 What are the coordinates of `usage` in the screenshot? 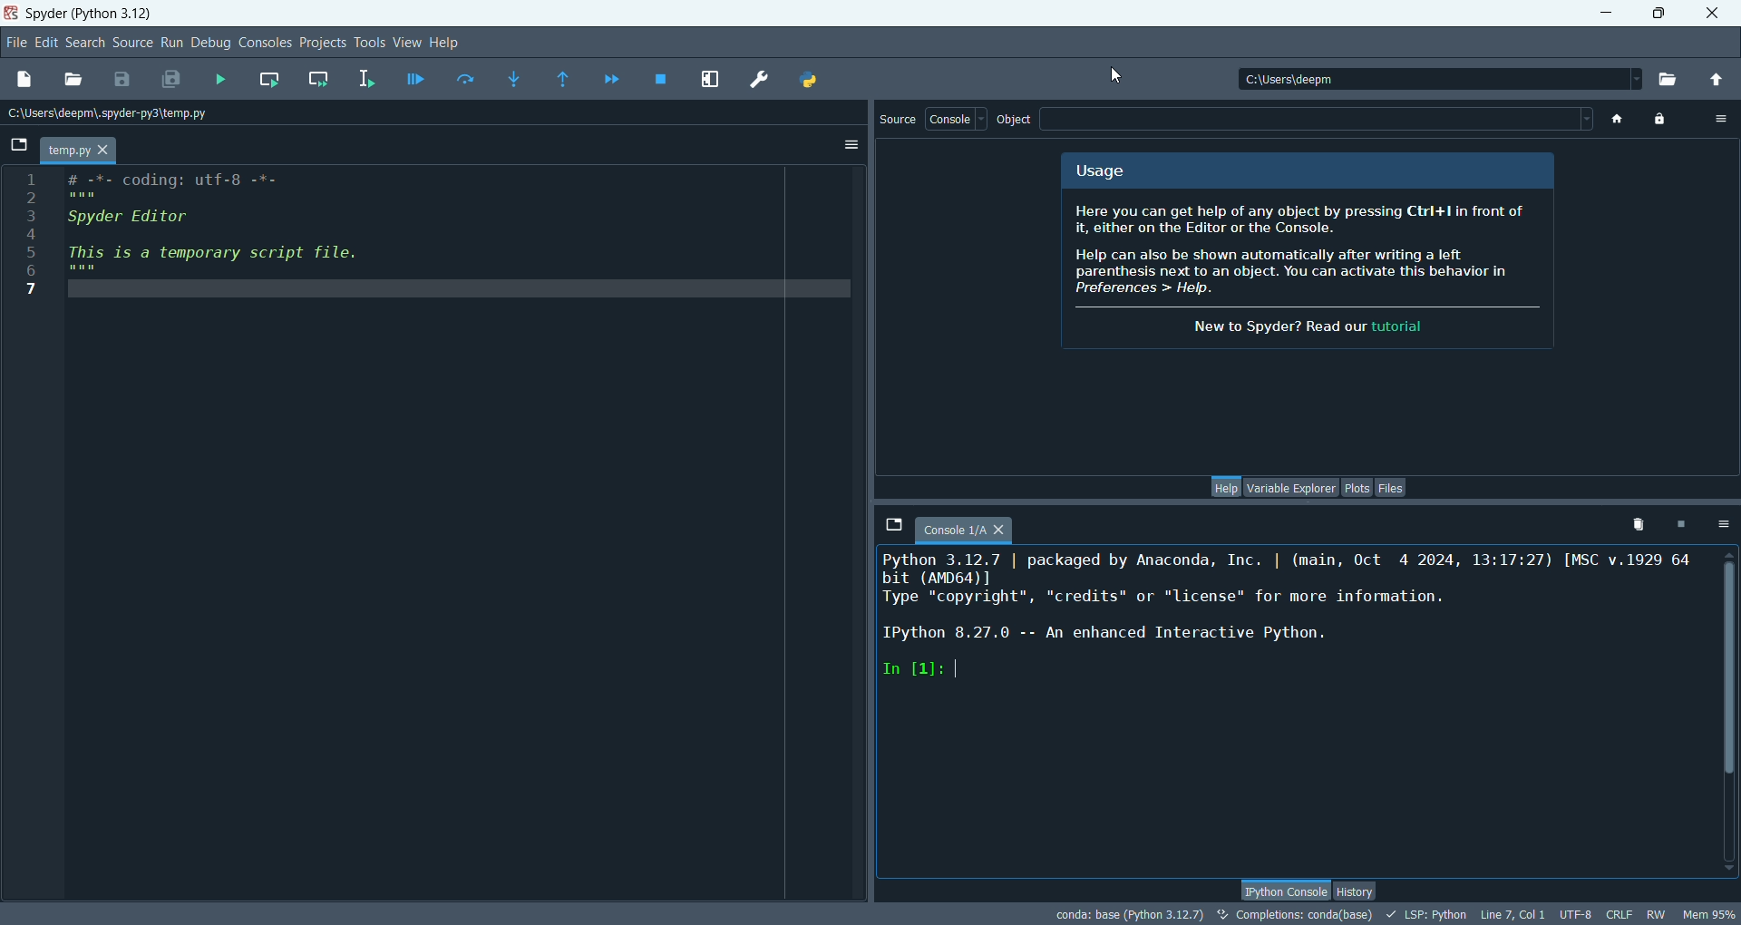 It's located at (1111, 171).